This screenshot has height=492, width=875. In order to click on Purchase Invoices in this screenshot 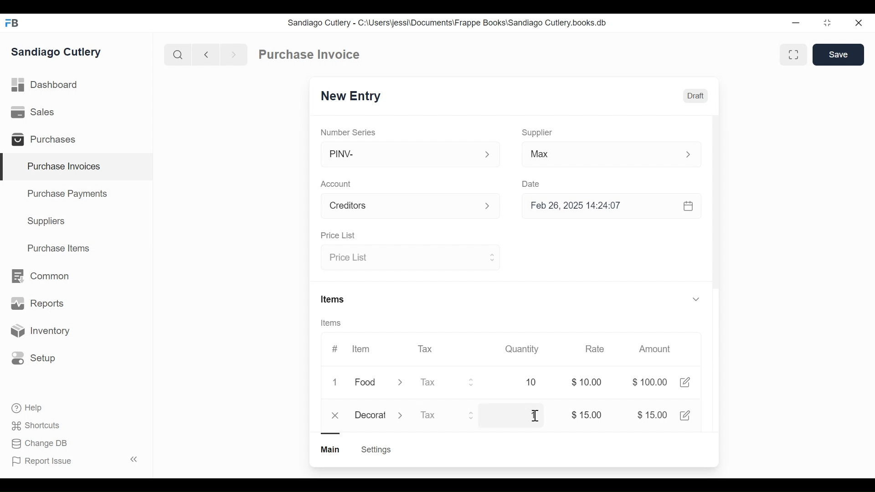, I will do `click(77, 167)`.